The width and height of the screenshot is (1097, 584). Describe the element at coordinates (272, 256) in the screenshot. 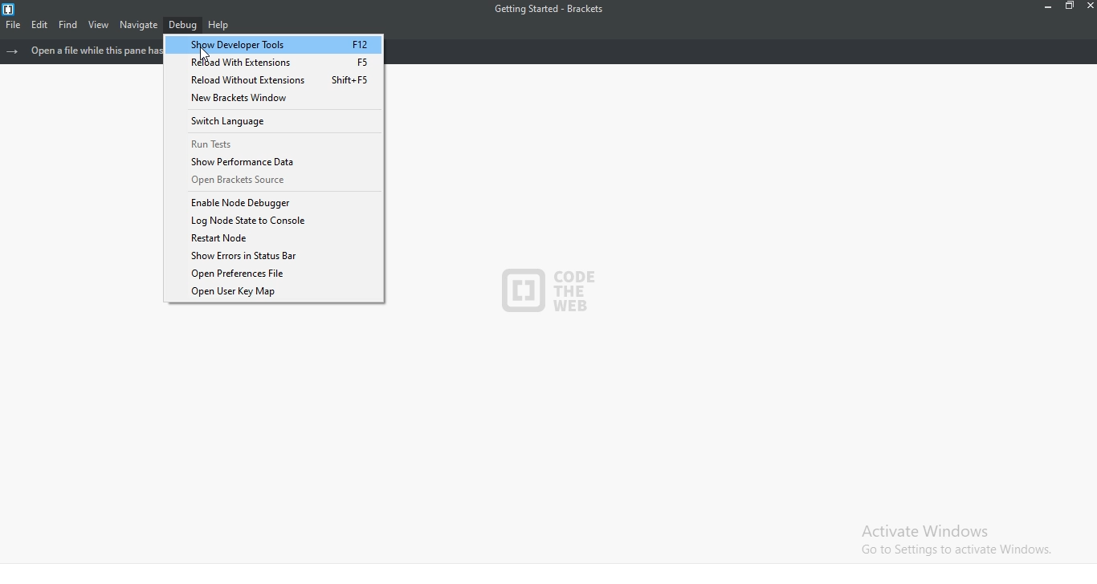

I see `Show Errors in Status Bar` at that location.